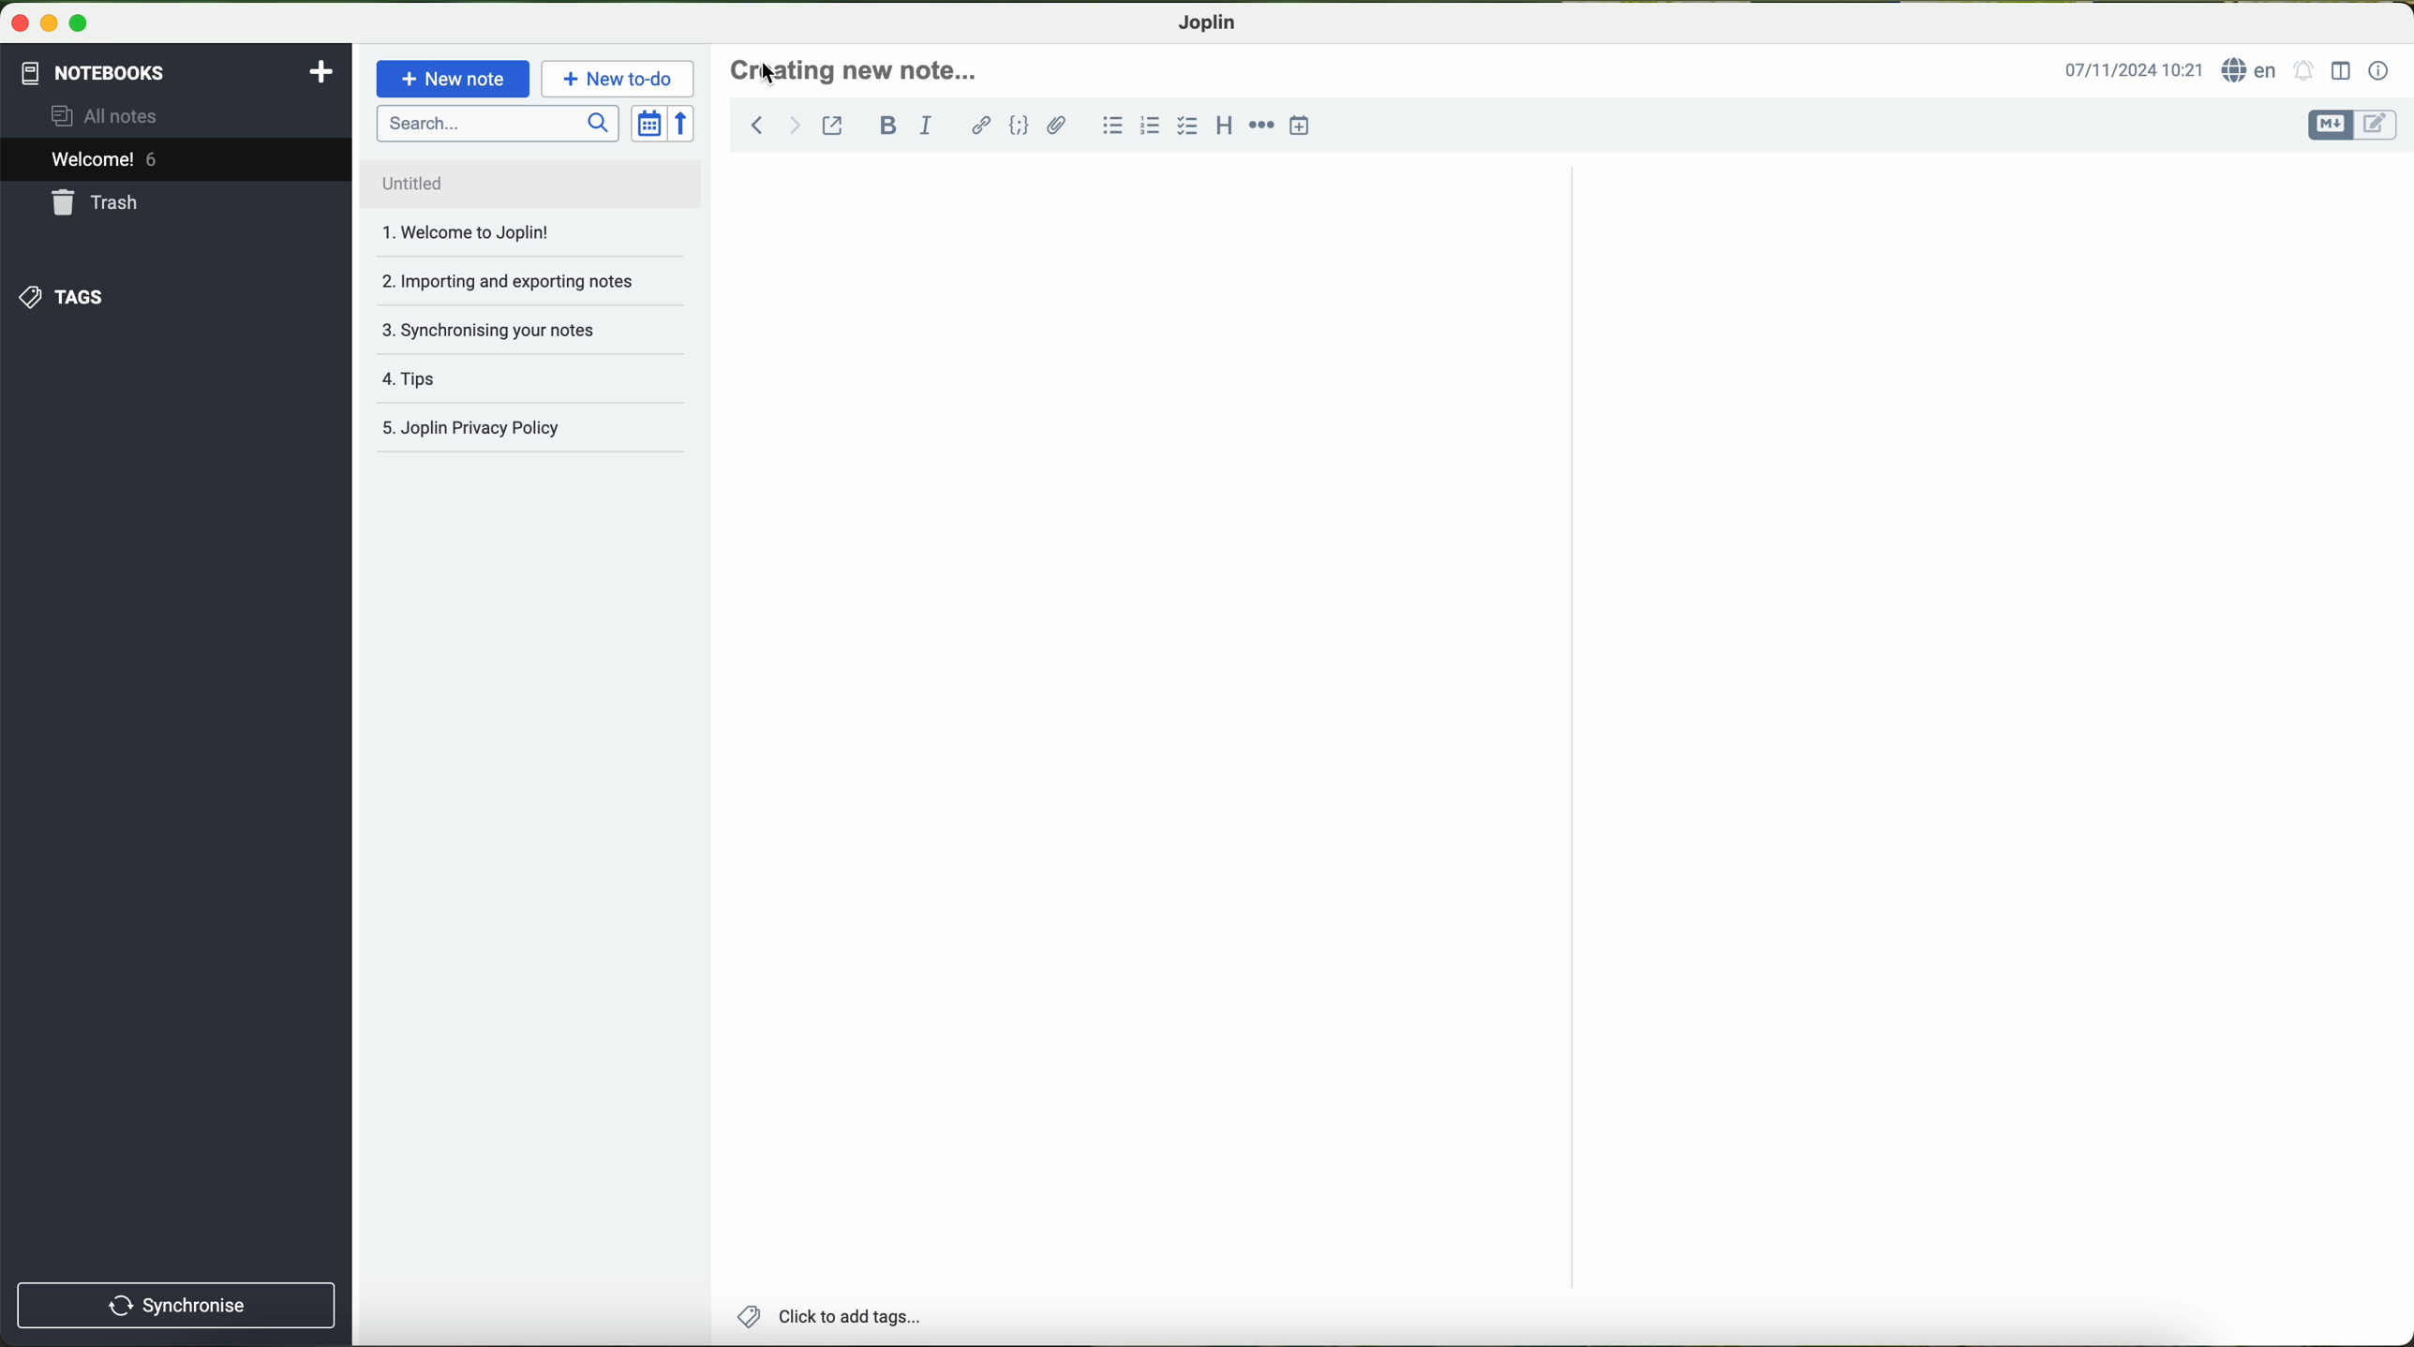 The width and height of the screenshot is (2414, 1347). I want to click on bulleted list, so click(1112, 125).